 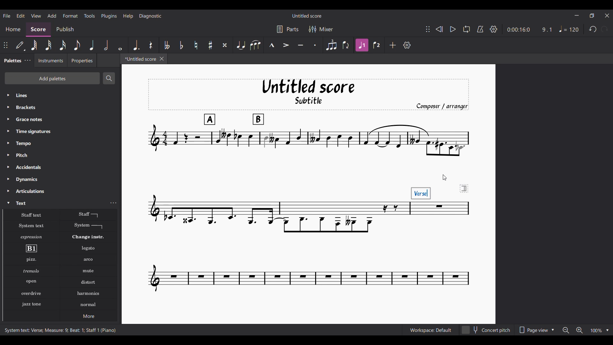 I want to click on Format menu, so click(x=71, y=16).